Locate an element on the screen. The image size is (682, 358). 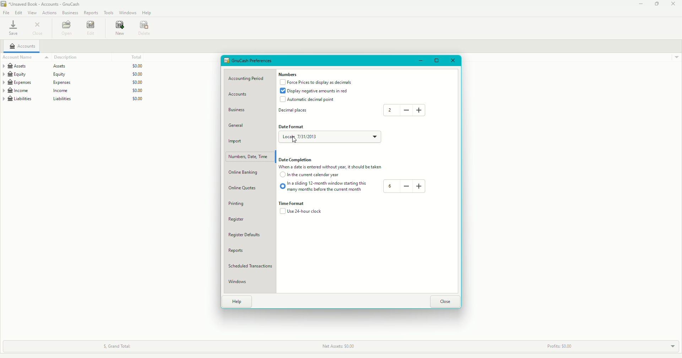
Time Format is located at coordinates (295, 204).